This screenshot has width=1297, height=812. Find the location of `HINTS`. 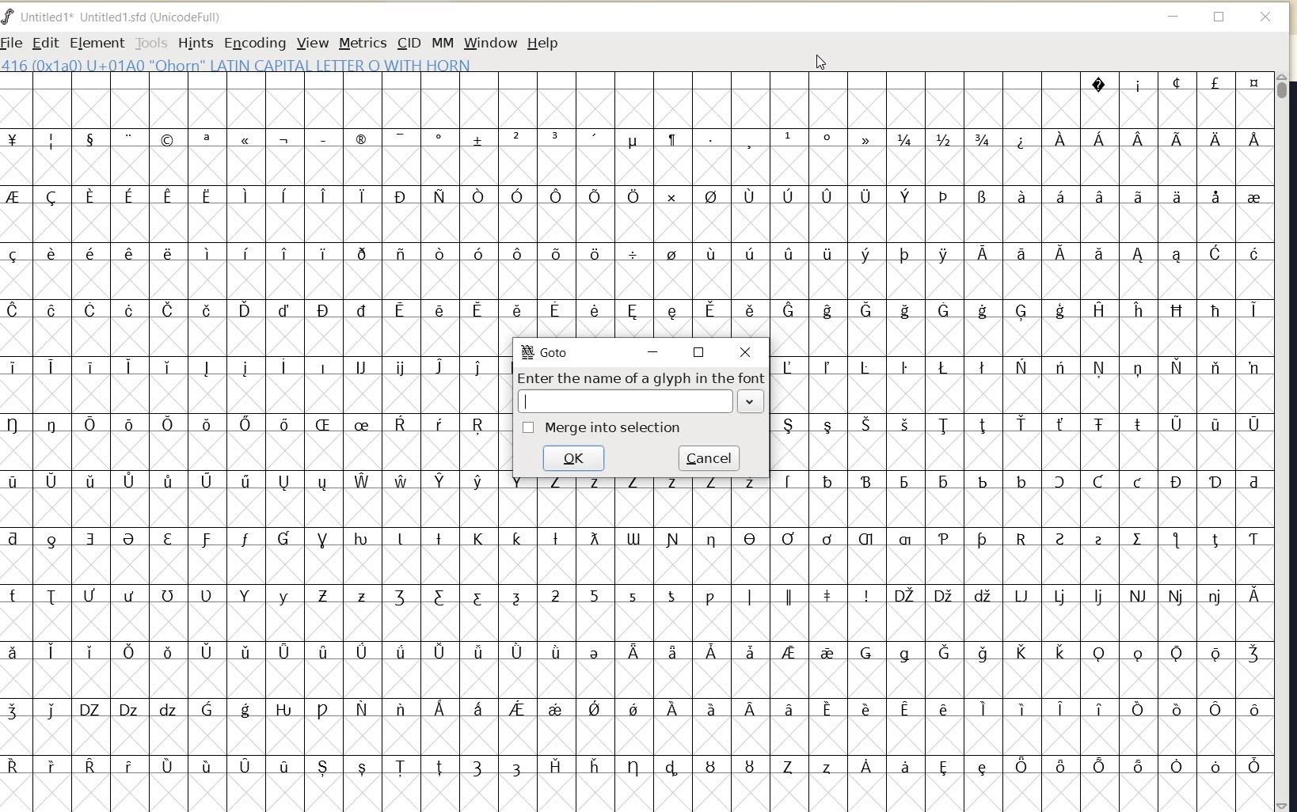

HINTS is located at coordinates (195, 44).